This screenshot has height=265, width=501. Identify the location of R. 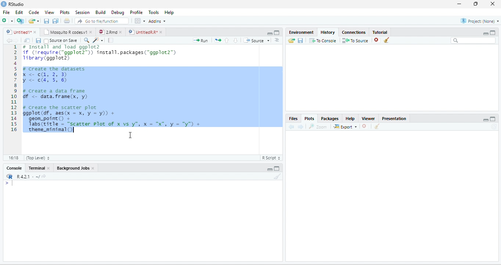
(9, 176).